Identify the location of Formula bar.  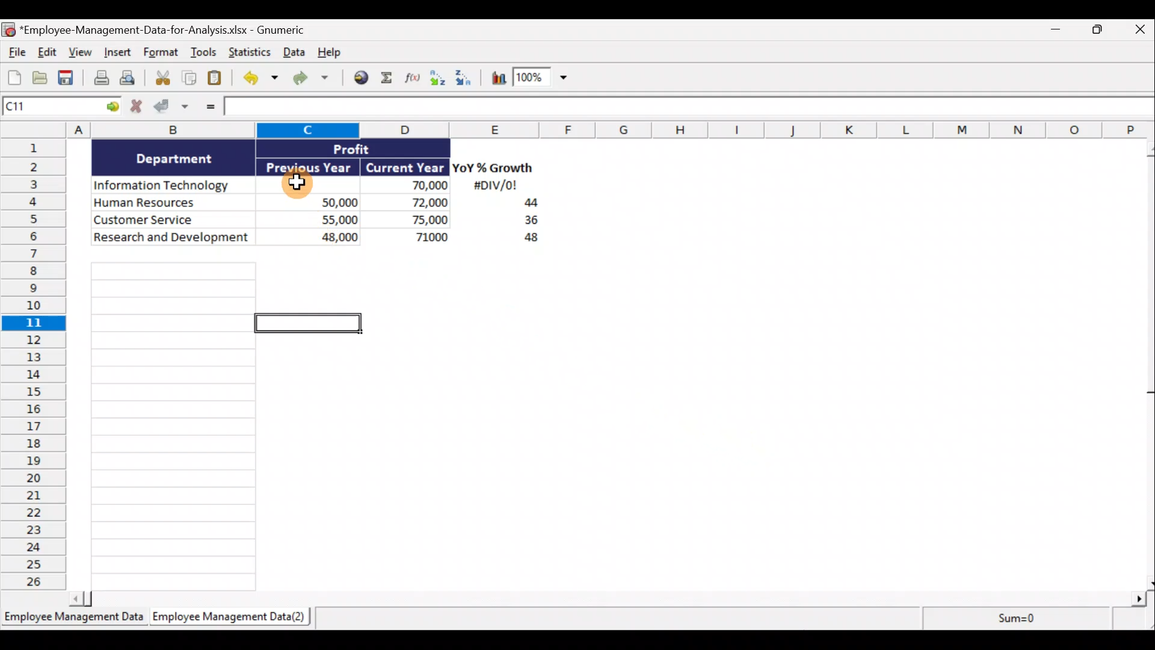
(688, 110).